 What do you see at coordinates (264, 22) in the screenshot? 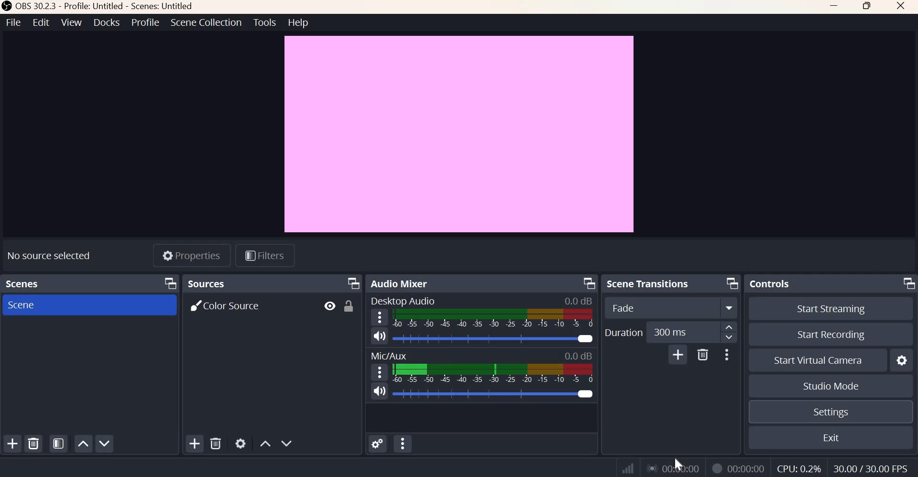
I see `Tools` at bounding box center [264, 22].